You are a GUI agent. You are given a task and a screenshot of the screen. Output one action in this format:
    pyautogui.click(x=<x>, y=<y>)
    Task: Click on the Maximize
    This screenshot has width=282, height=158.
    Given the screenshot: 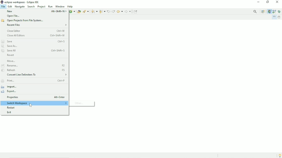 What is the action you would take?
    pyautogui.click(x=280, y=17)
    